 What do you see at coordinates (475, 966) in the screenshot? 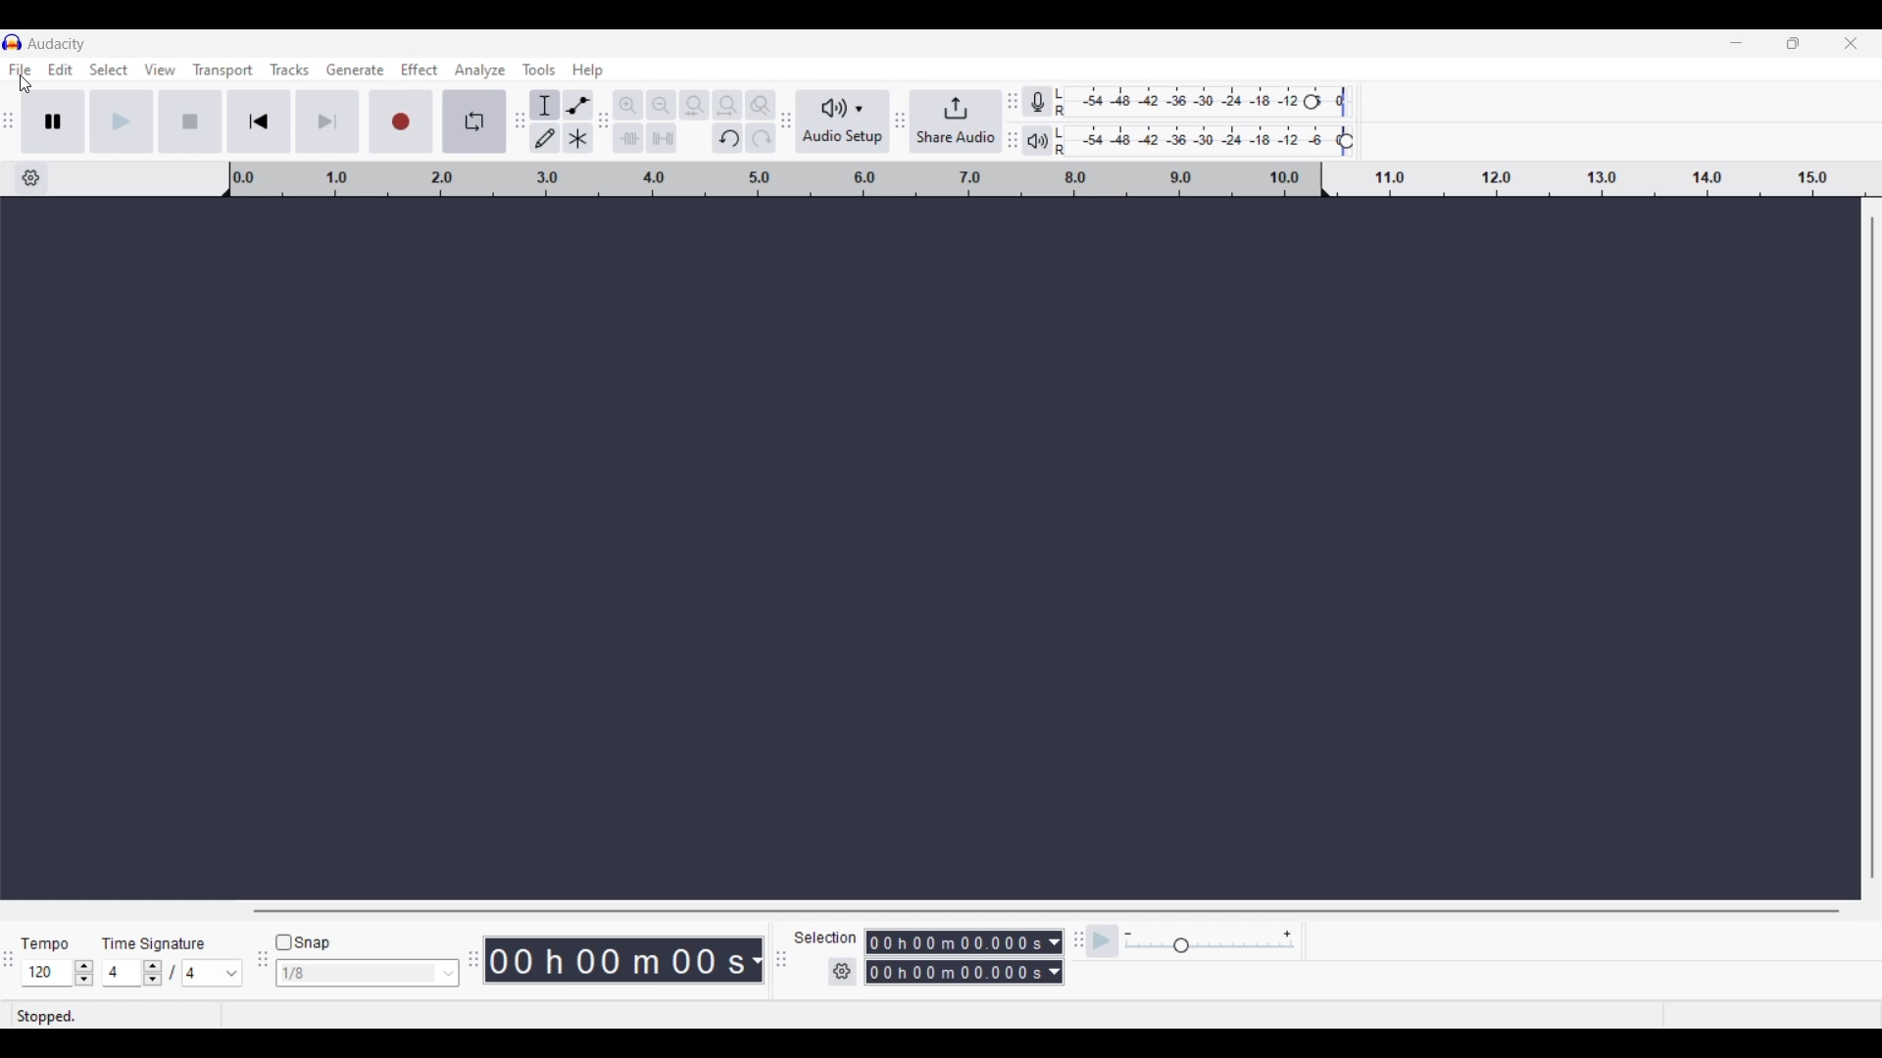
I see `time toolbar` at bounding box center [475, 966].